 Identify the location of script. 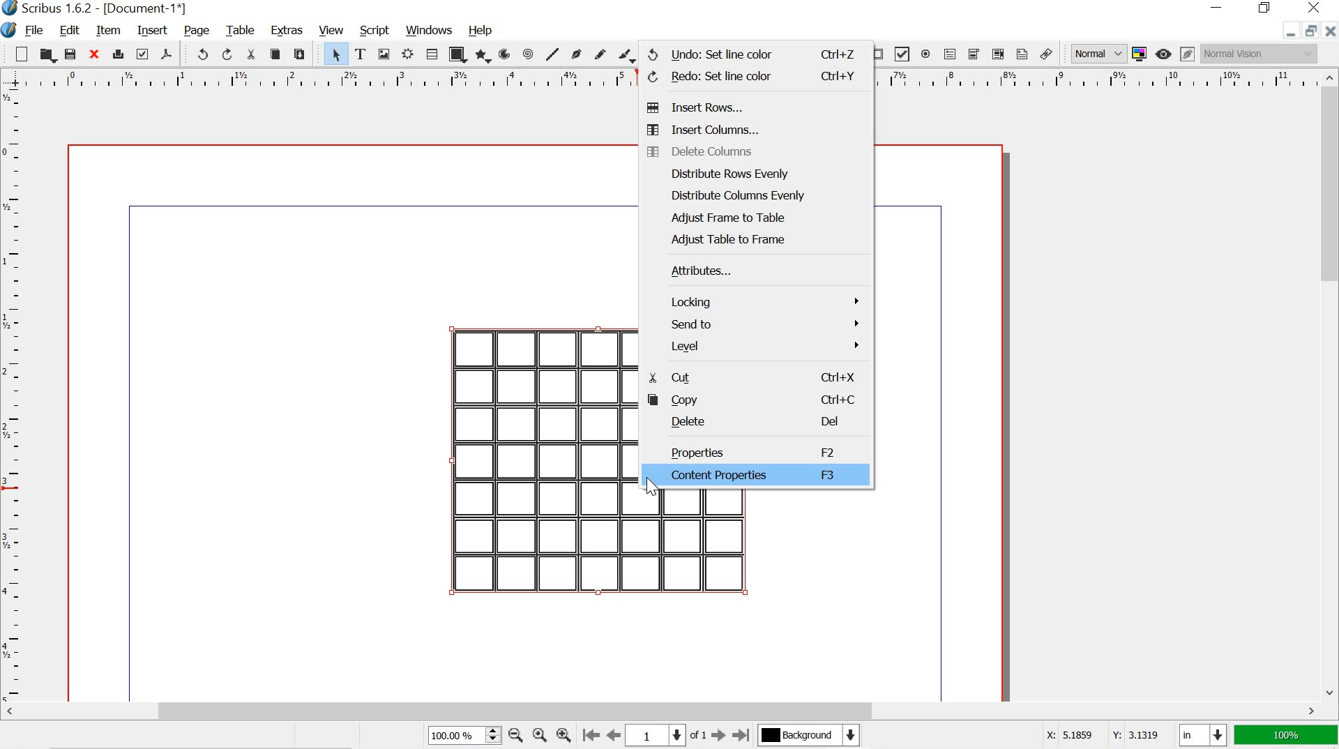
(375, 31).